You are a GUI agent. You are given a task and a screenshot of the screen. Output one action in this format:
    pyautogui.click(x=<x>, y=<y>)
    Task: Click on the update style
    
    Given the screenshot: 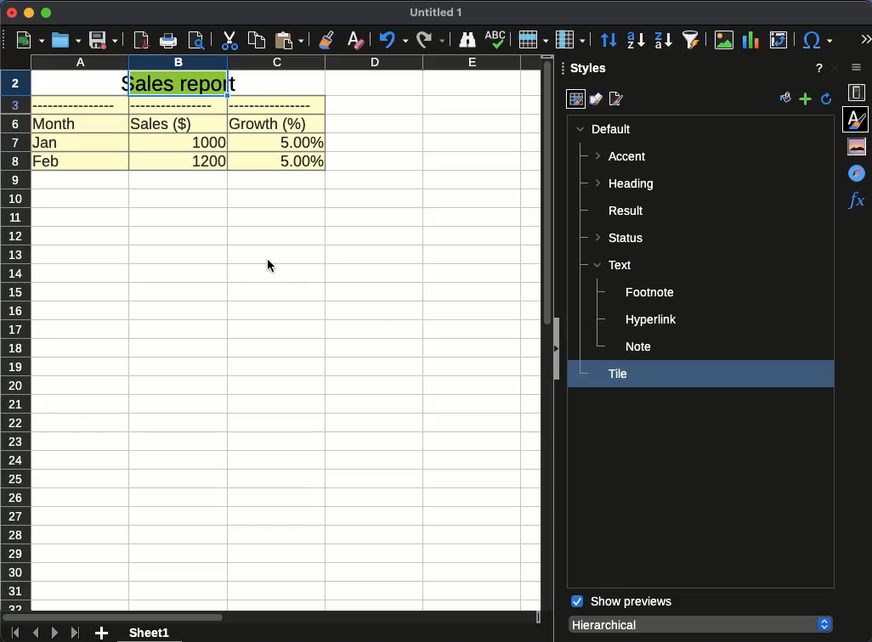 What is the action you would take?
    pyautogui.click(x=827, y=99)
    